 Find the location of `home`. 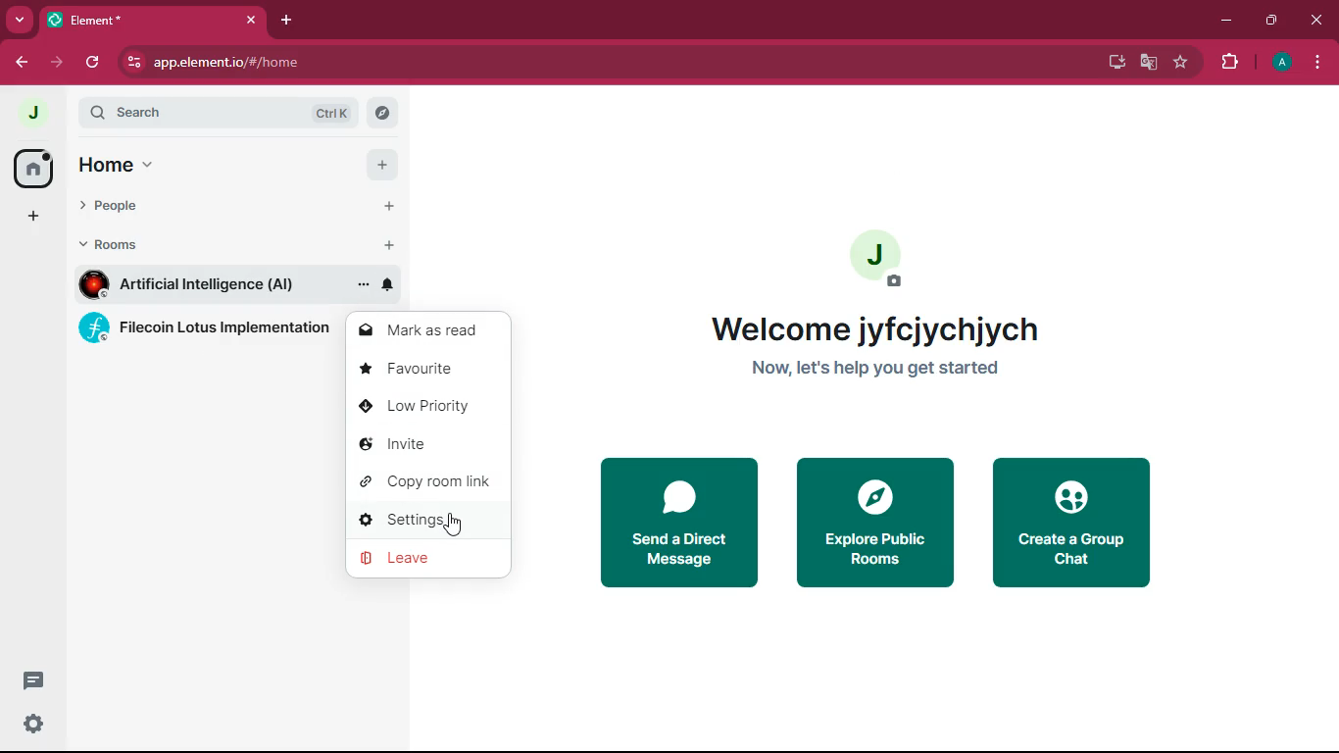

home is located at coordinates (123, 165).